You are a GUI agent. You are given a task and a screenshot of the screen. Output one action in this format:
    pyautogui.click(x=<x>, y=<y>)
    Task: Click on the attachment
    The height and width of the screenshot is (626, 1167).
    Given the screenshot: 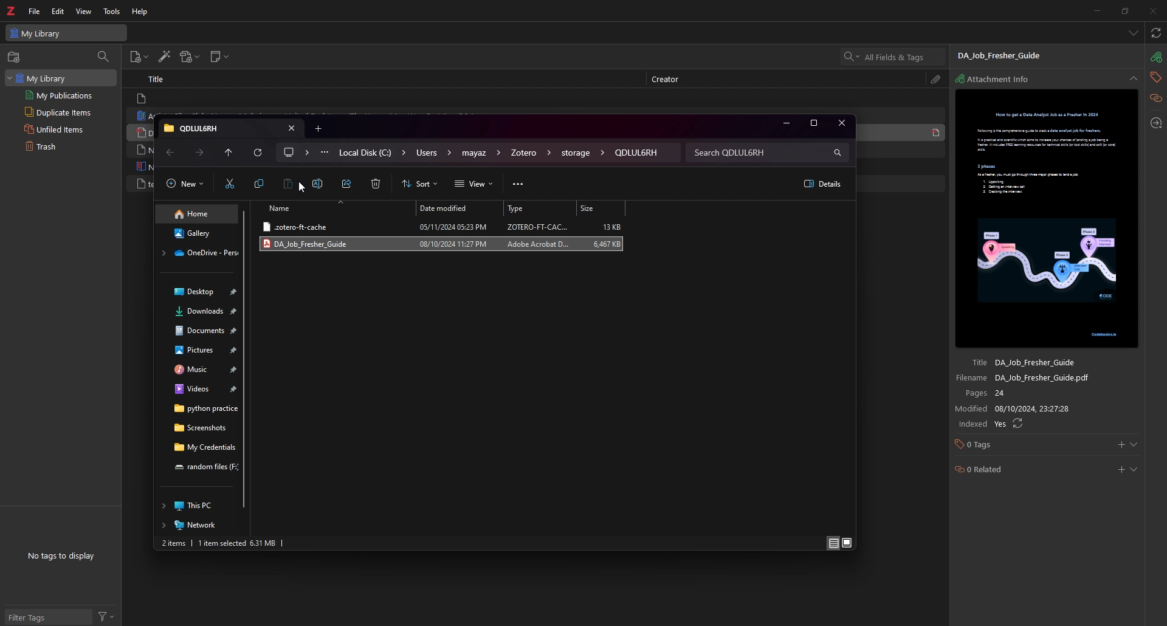 What is the action you would take?
    pyautogui.click(x=938, y=79)
    